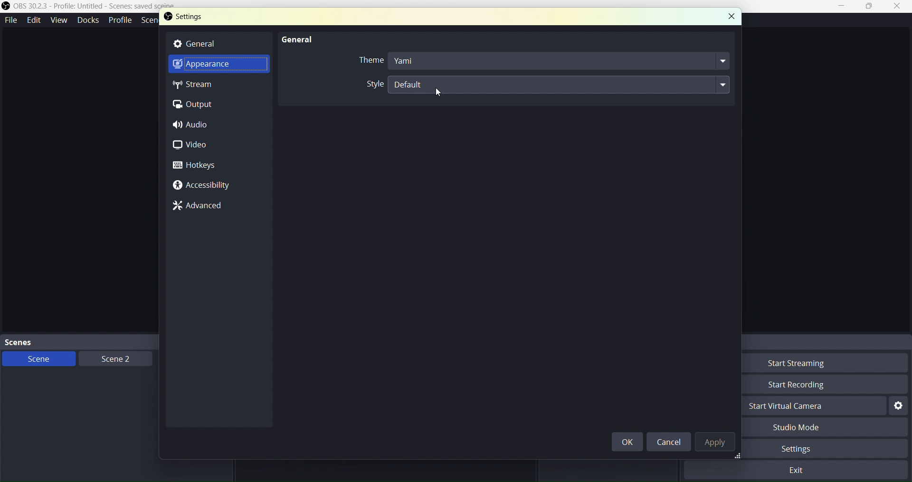 Image resolution: width=912 pixels, height=482 pixels. What do you see at coordinates (539, 83) in the screenshot?
I see `Open stats dialog on startup` at bounding box center [539, 83].